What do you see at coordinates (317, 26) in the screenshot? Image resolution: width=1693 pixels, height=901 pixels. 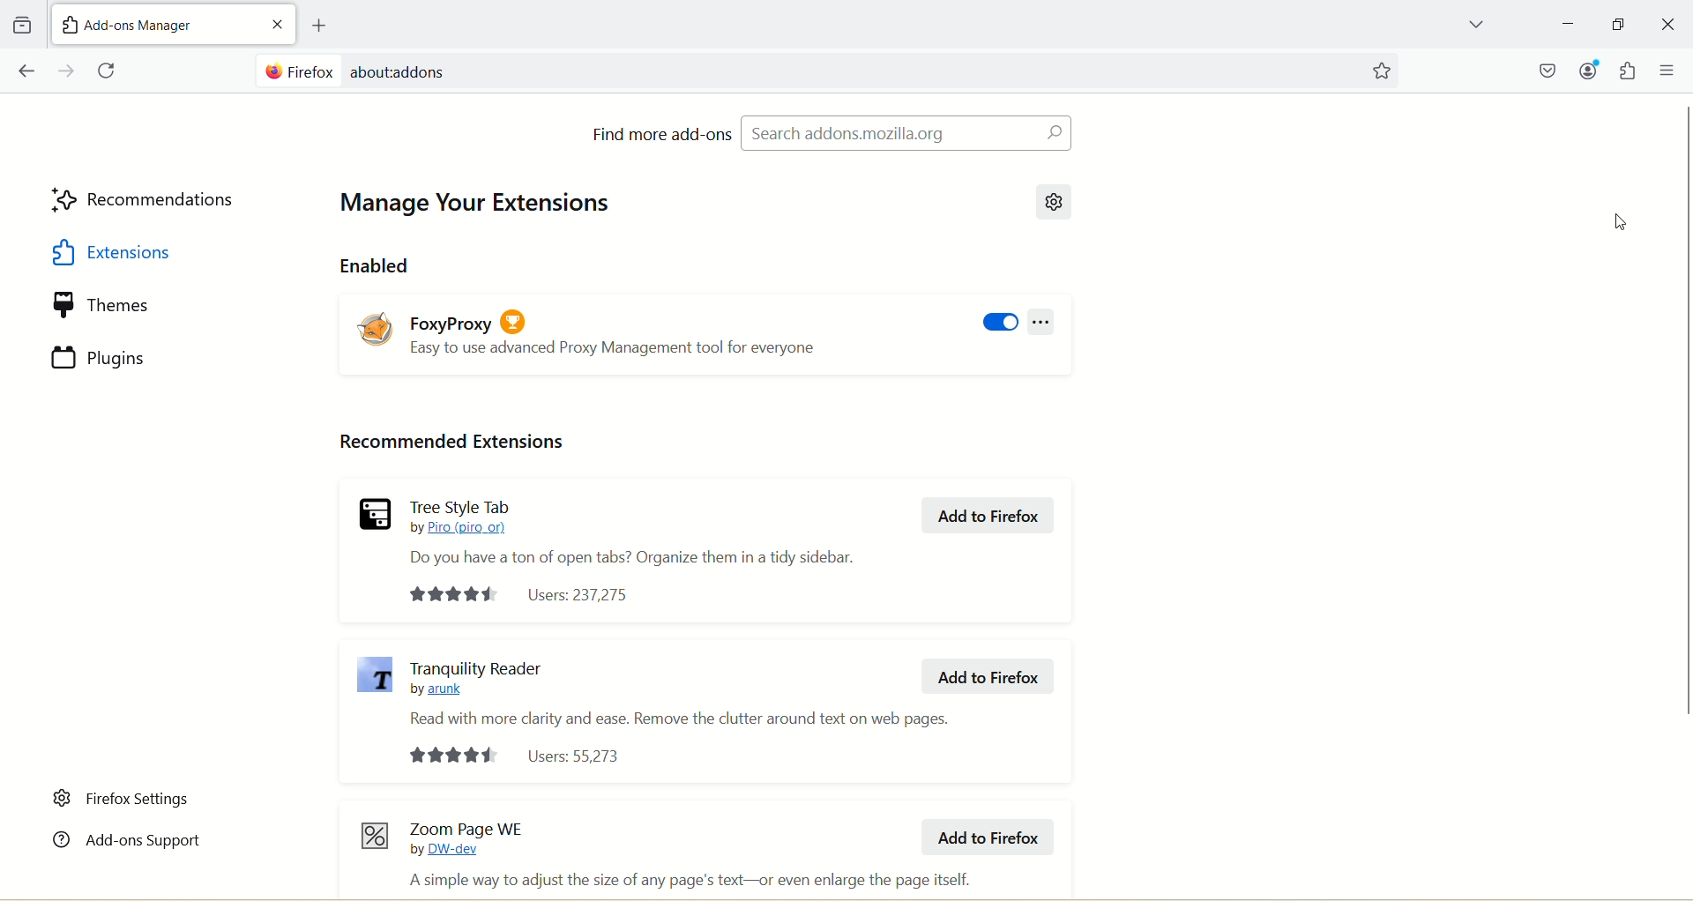 I see `Add Page` at bounding box center [317, 26].